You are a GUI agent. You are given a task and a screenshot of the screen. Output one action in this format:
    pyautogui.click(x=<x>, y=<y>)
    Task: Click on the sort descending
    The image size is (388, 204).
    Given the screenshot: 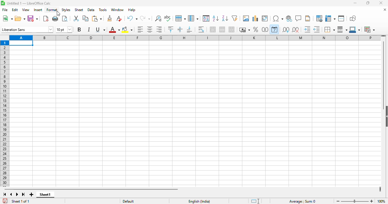 What is the action you would take?
    pyautogui.click(x=225, y=18)
    